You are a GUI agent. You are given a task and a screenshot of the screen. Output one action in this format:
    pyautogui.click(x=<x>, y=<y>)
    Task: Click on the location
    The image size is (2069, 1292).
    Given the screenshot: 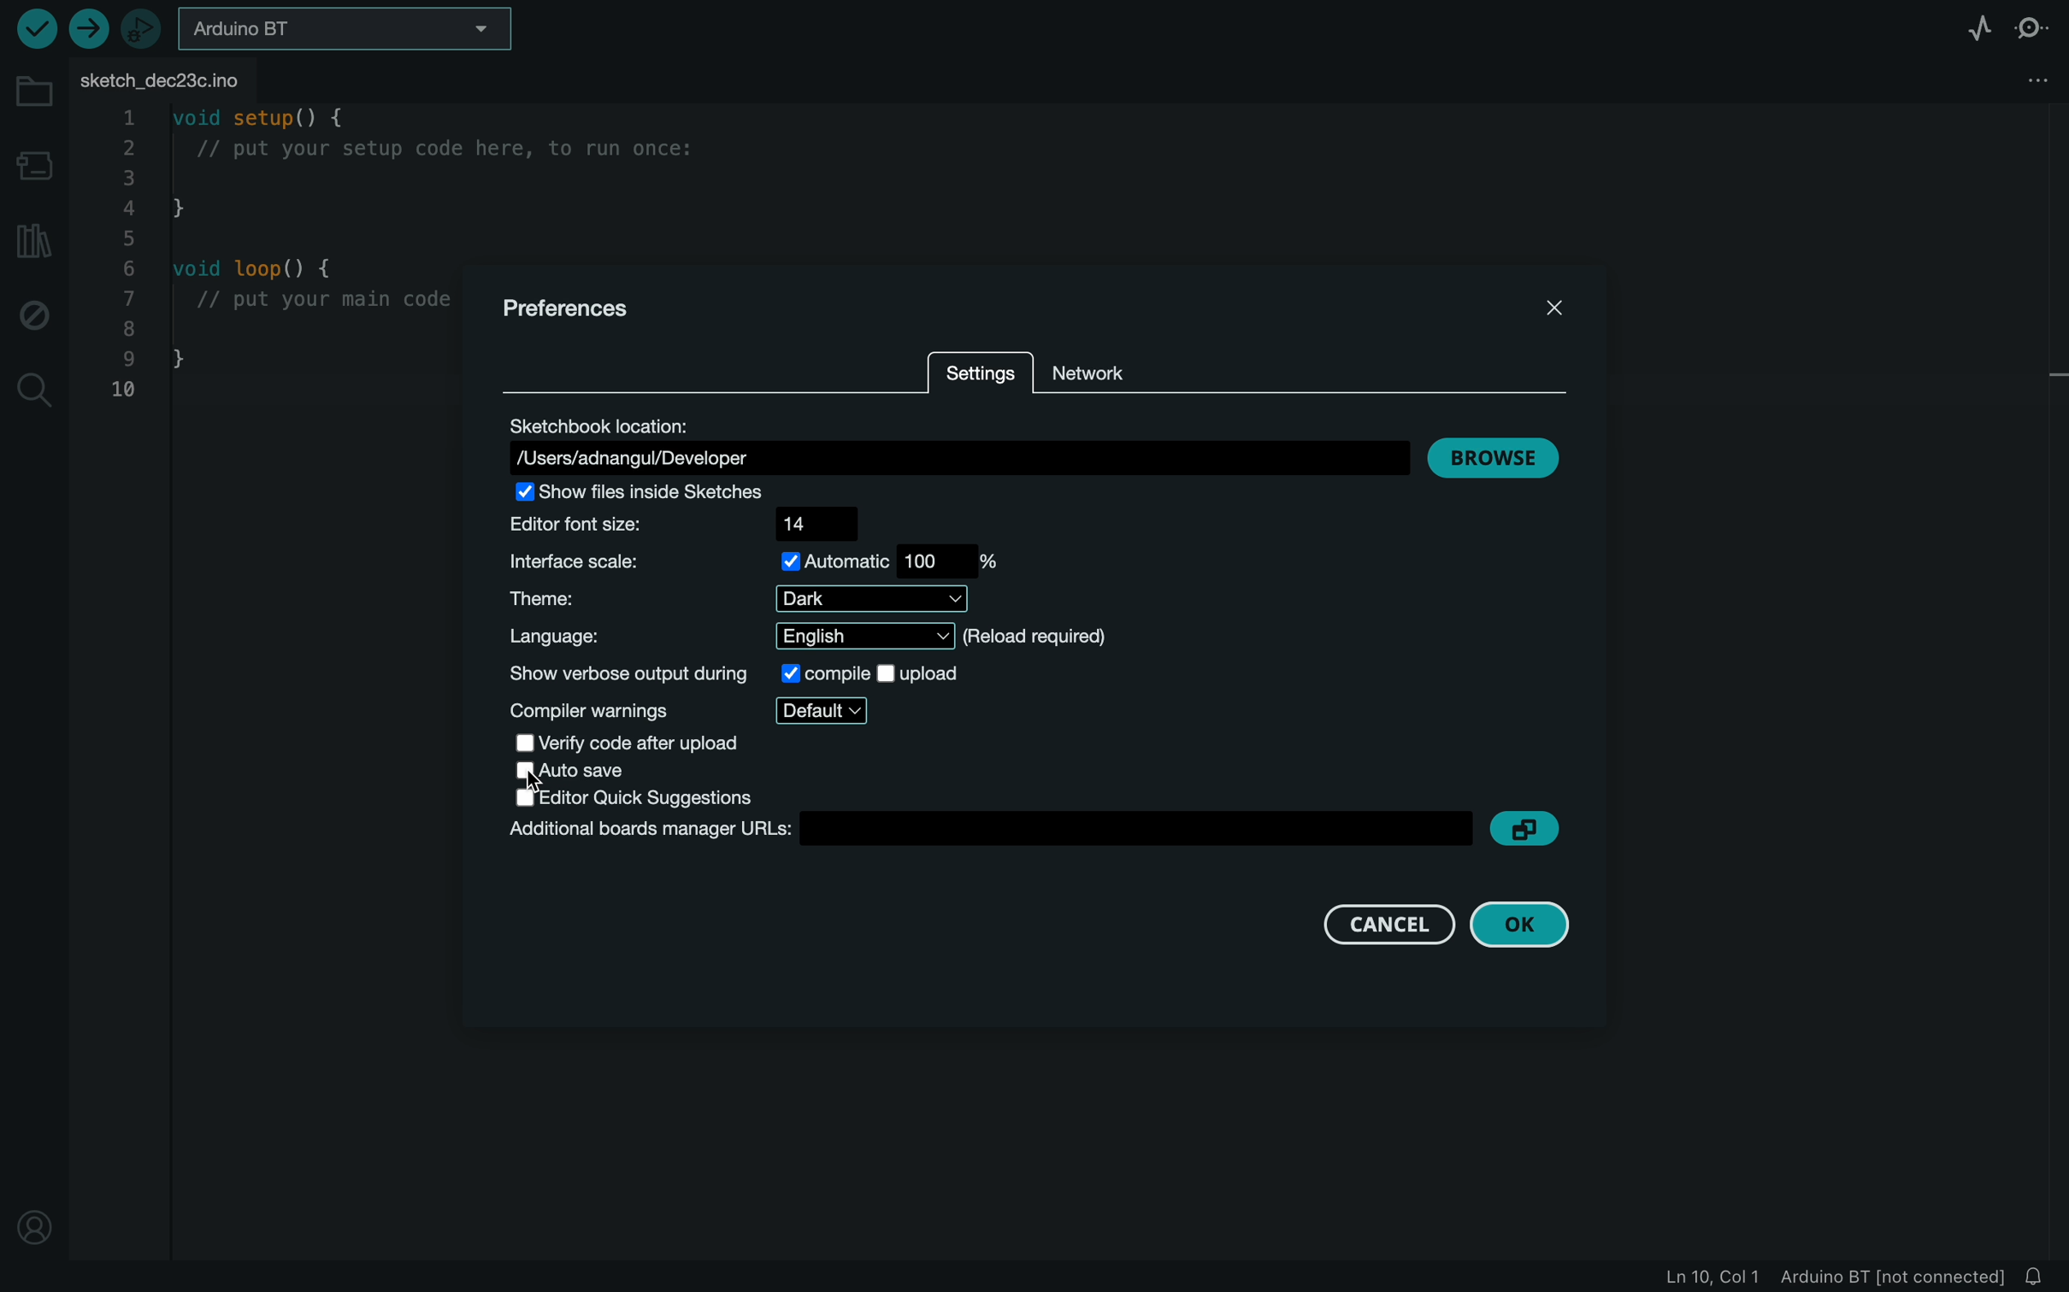 What is the action you would take?
    pyautogui.click(x=955, y=446)
    